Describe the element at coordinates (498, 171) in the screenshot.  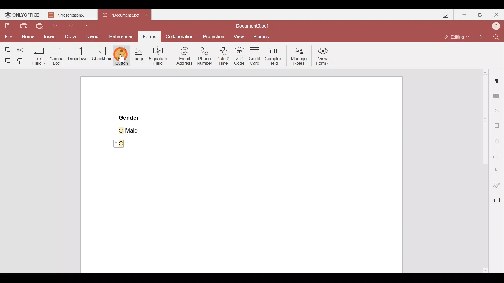
I see `Text Art settings` at that location.